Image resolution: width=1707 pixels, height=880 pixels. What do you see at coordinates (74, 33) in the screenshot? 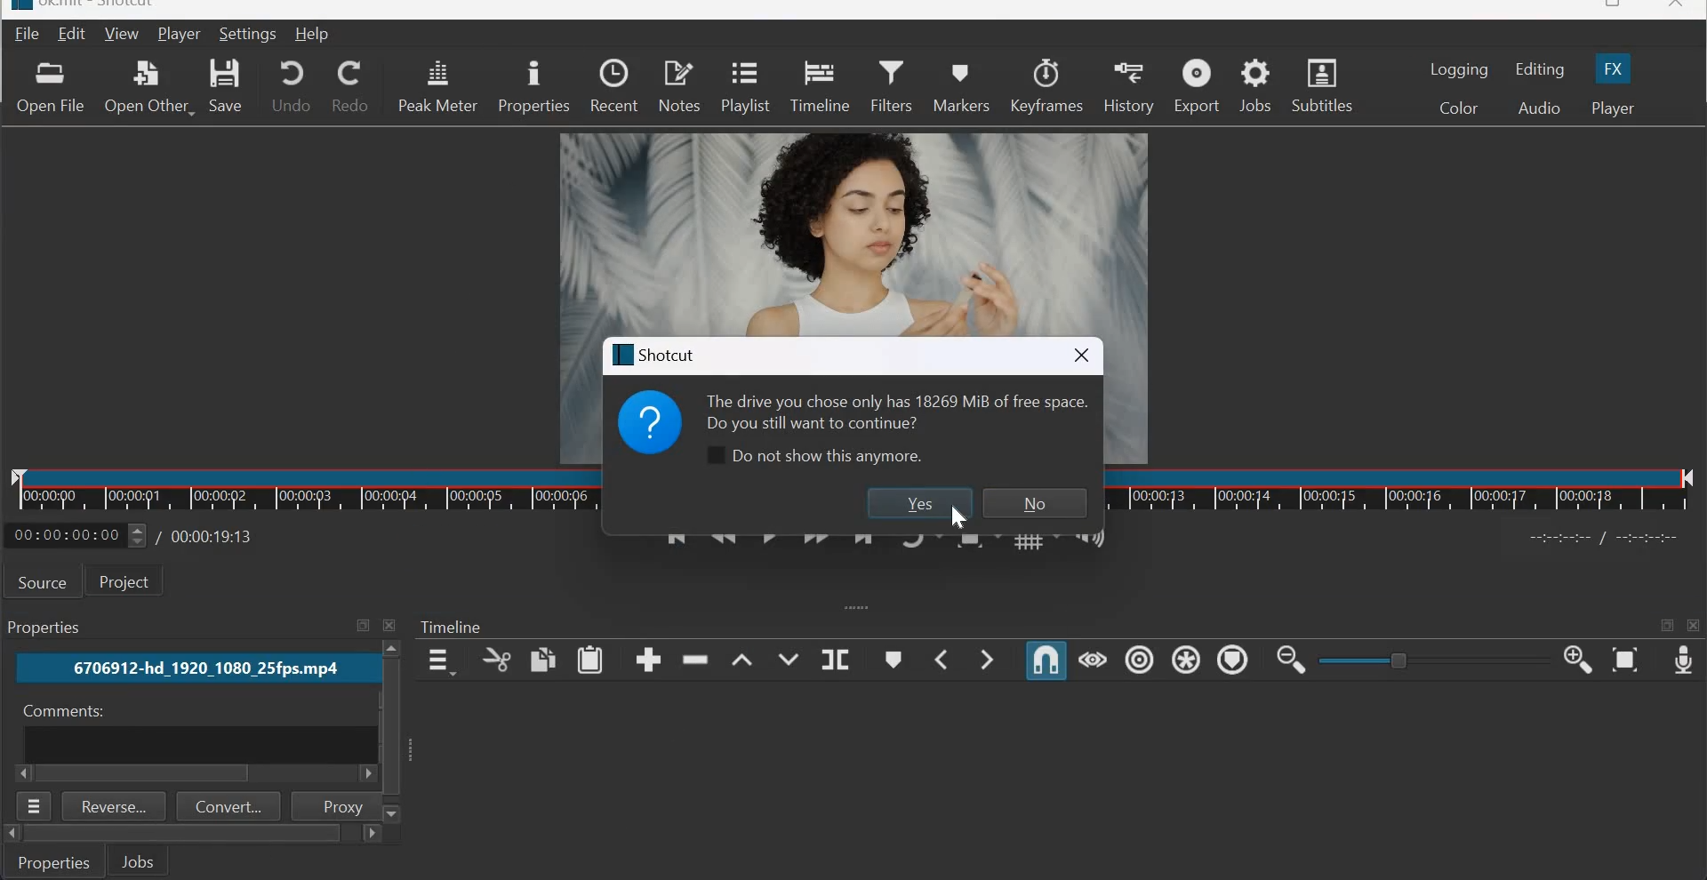
I see `Edit` at bounding box center [74, 33].